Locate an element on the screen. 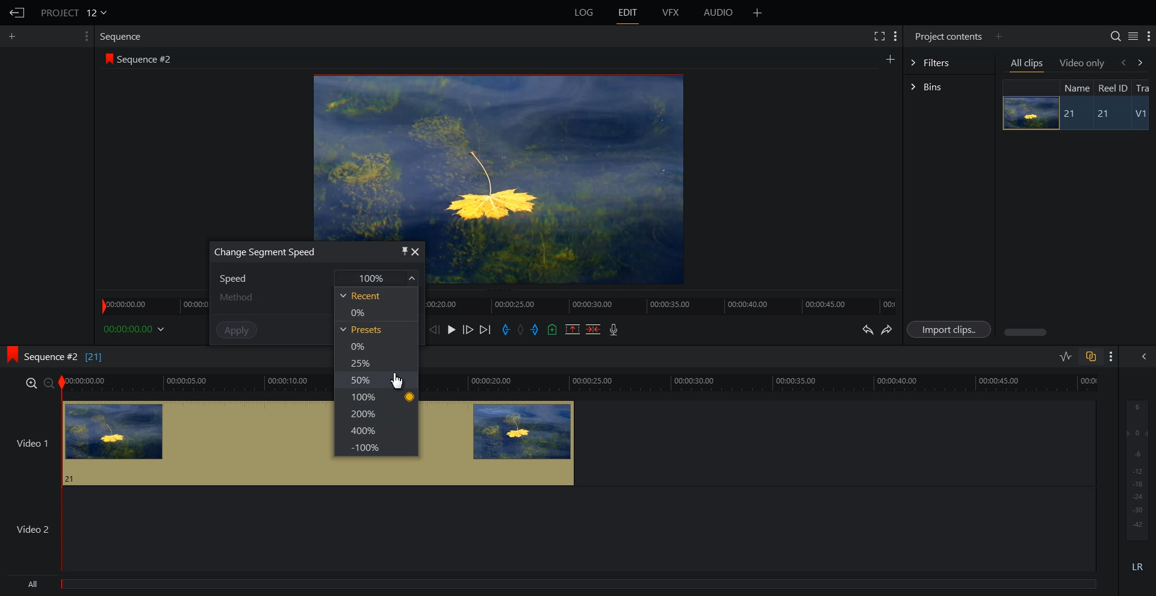 The width and height of the screenshot is (1156, 596). Full screen is located at coordinates (878, 35).